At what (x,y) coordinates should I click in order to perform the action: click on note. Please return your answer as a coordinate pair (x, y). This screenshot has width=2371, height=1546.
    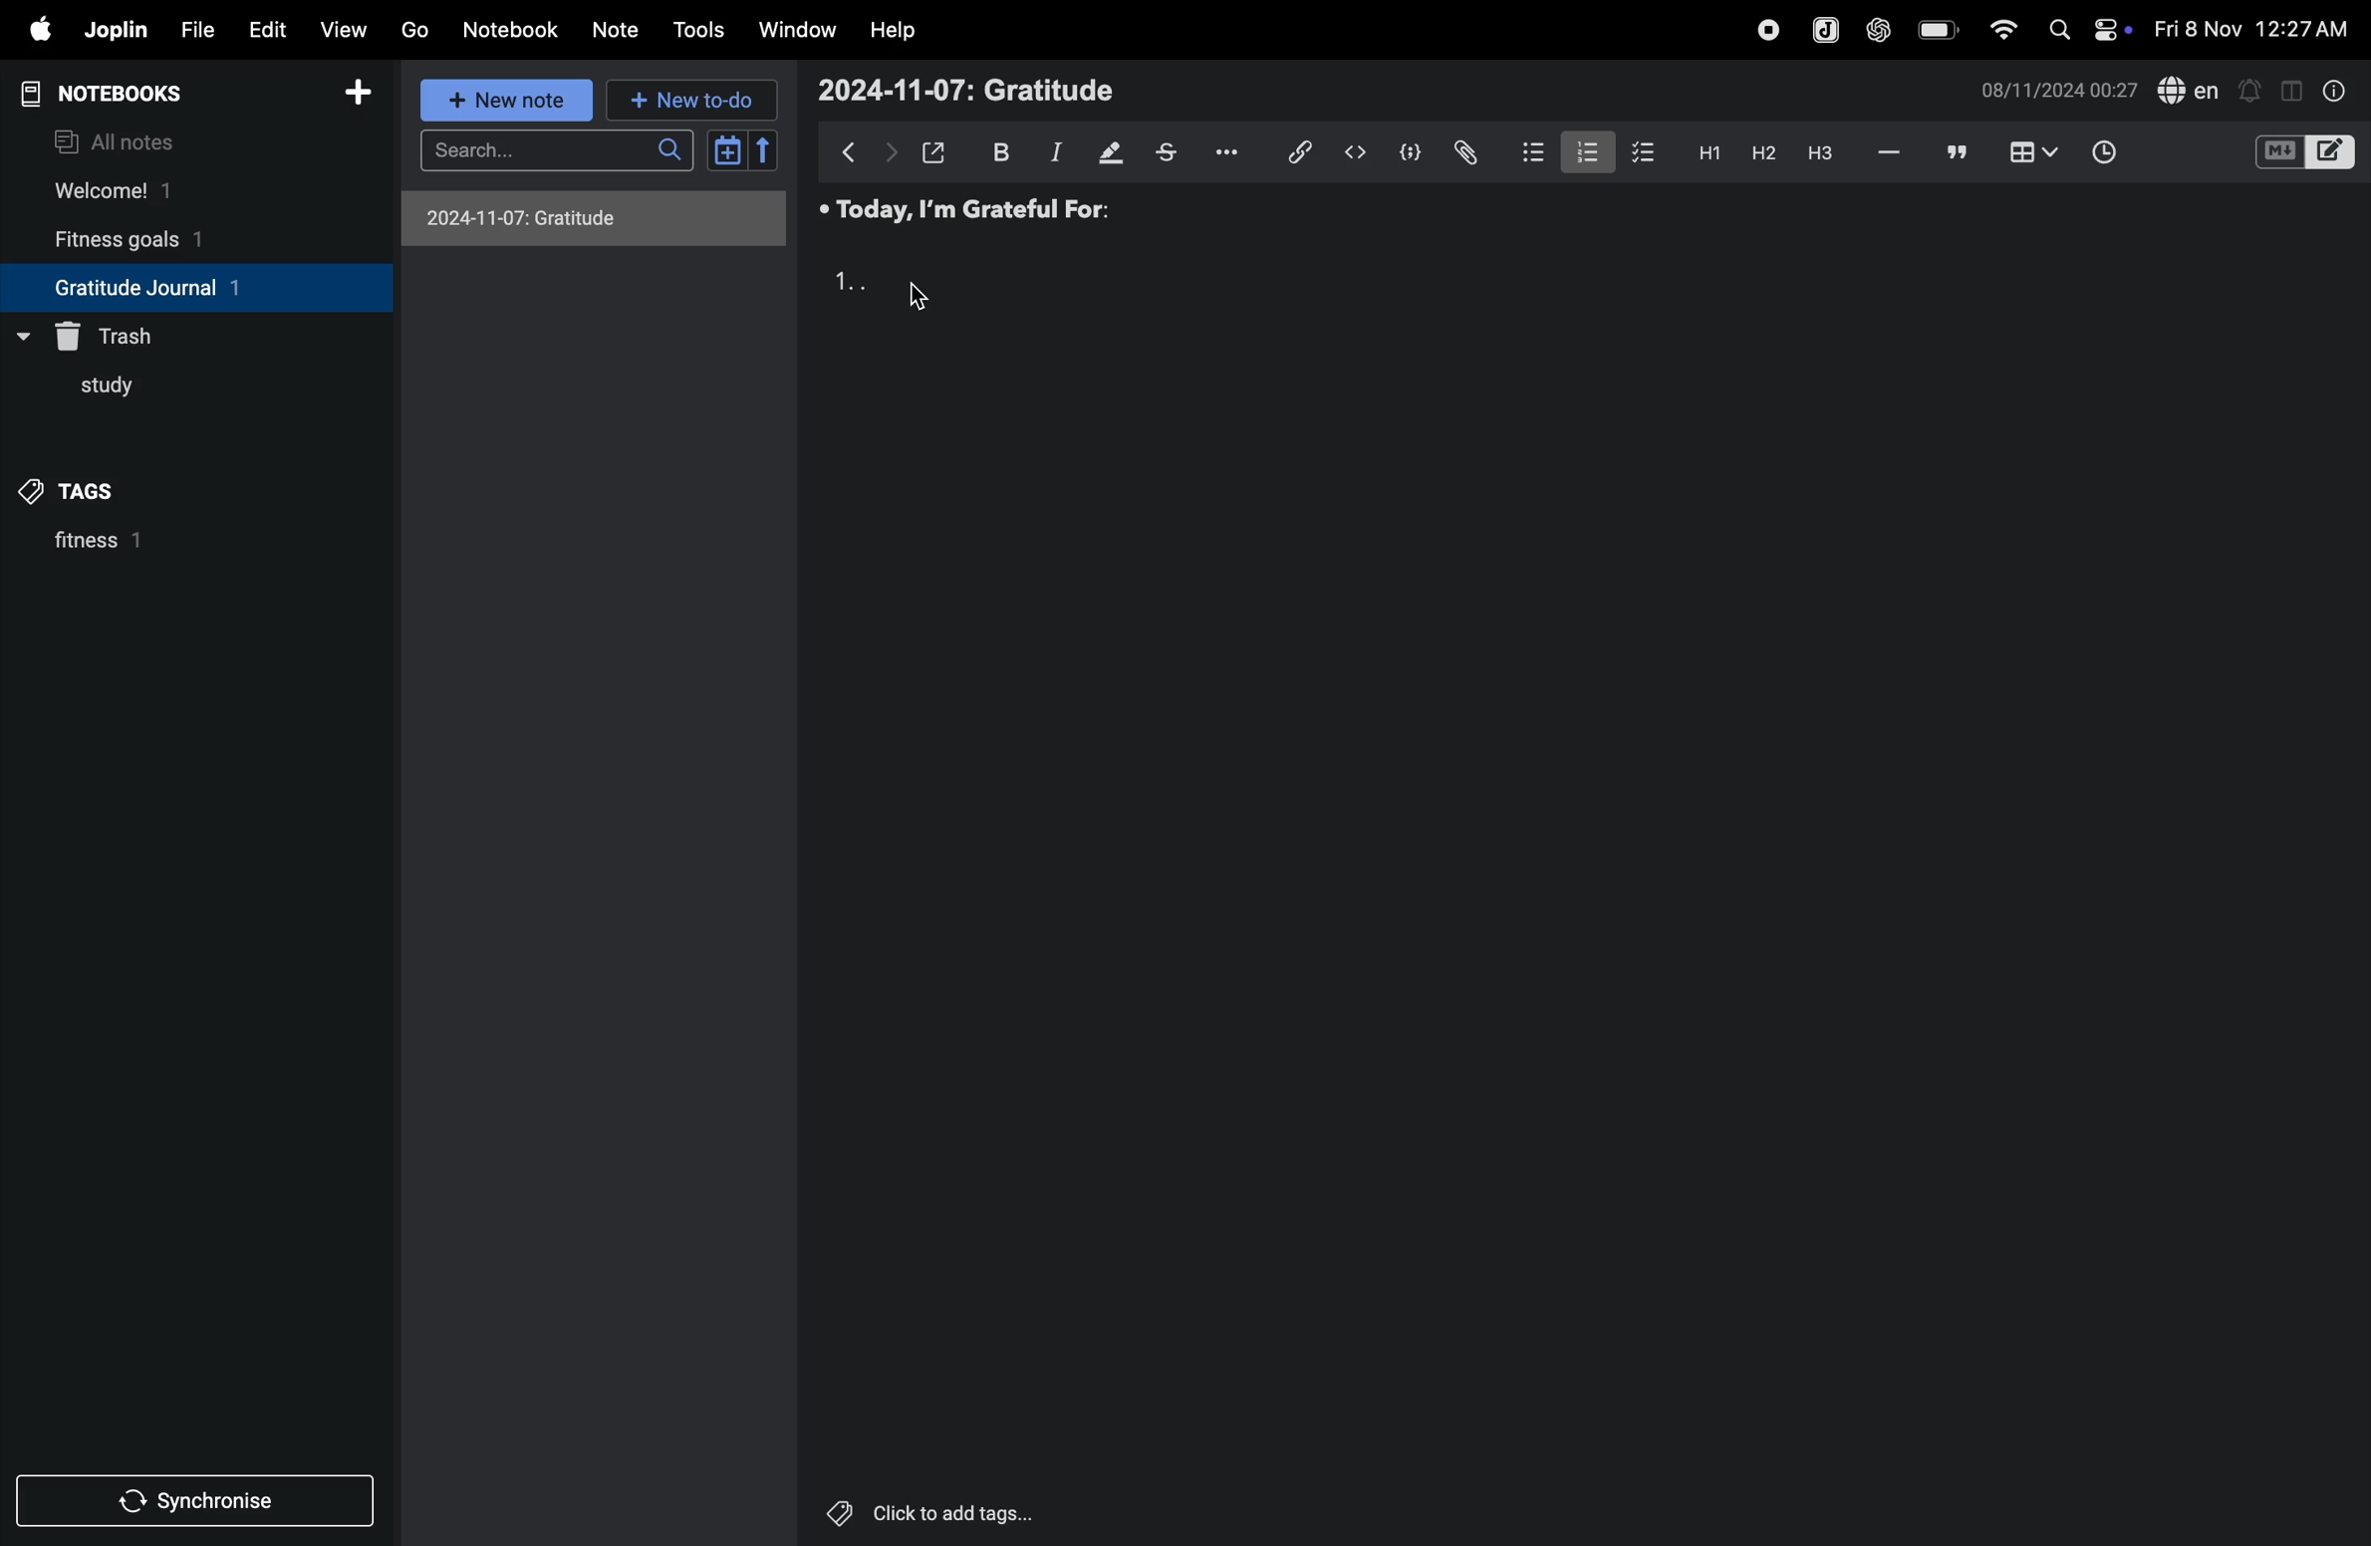
    Looking at the image, I should click on (611, 30).